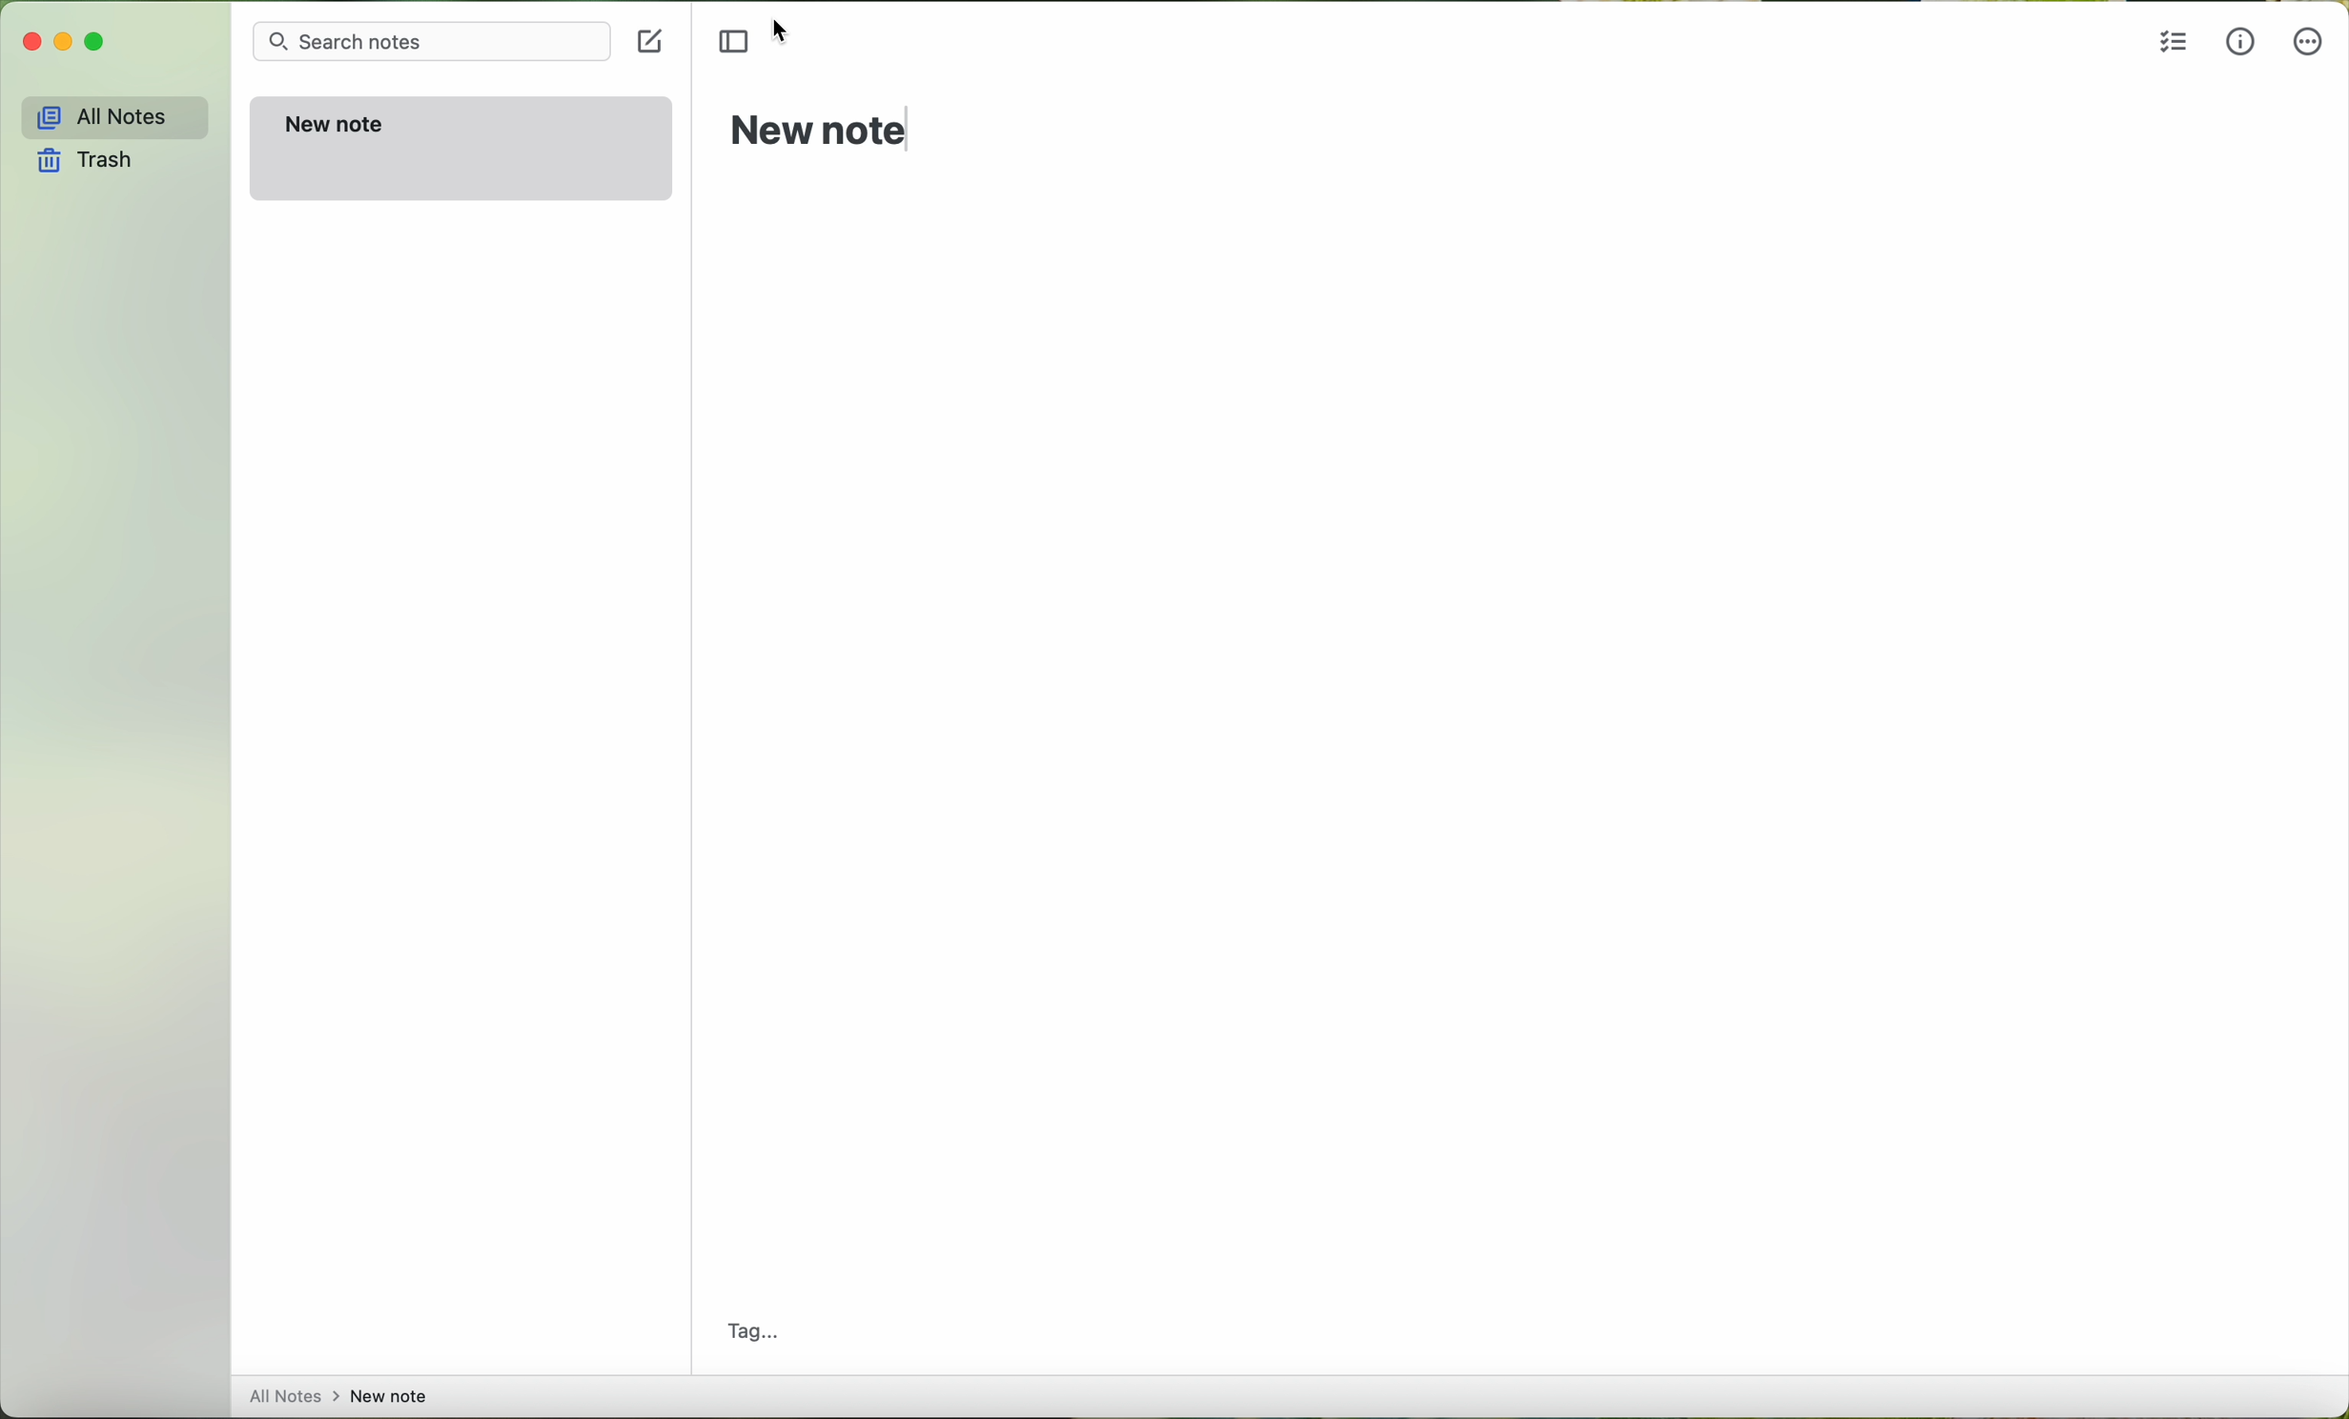 Image resolution: width=2349 pixels, height=1419 pixels. Describe the element at coordinates (112, 116) in the screenshot. I see `all notes` at that location.